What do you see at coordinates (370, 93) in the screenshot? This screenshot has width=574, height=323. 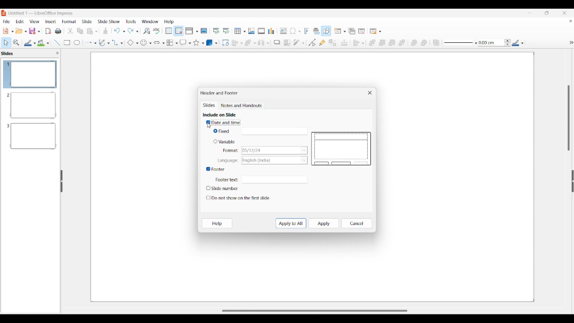 I see `Close window` at bounding box center [370, 93].